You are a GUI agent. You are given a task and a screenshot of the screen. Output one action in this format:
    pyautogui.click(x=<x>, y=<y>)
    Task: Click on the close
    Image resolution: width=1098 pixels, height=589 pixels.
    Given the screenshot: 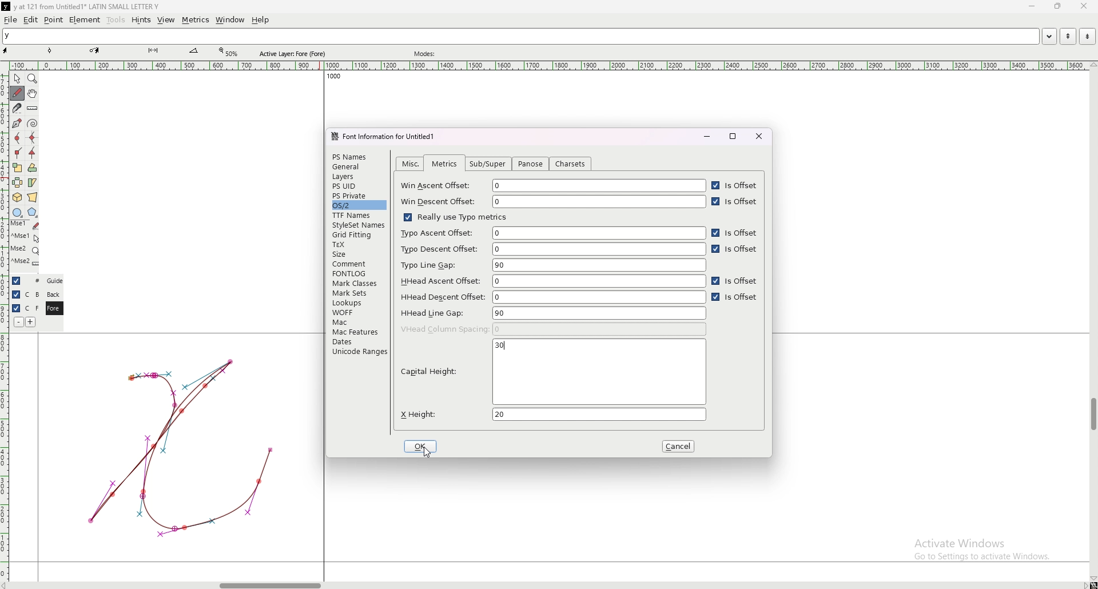 What is the action you would take?
    pyautogui.click(x=1083, y=6)
    